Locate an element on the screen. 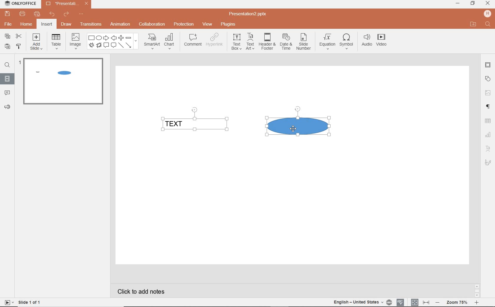  copy style is located at coordinates (19, 46).